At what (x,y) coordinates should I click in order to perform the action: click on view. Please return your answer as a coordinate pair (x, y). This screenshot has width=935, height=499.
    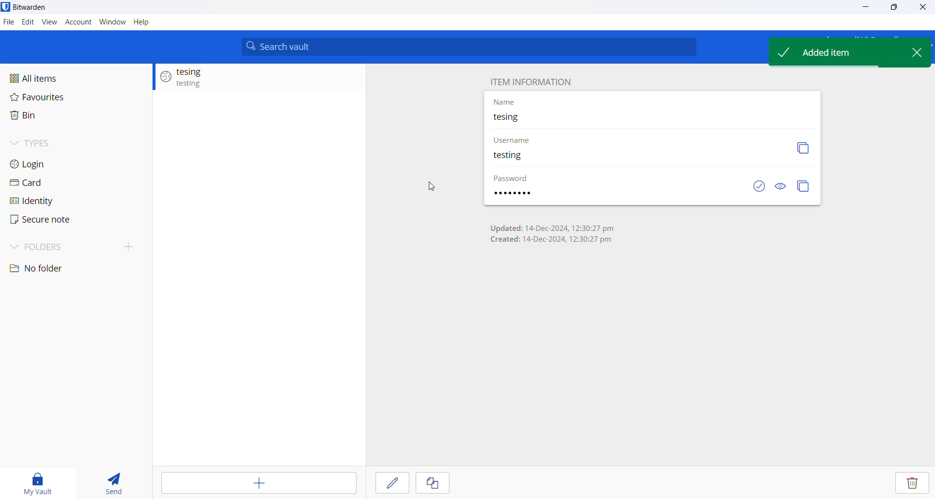
    Looking at the image, I should click on (49, 24).